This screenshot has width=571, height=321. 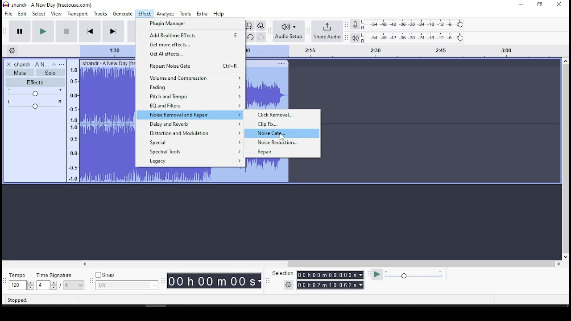 What do you see at coordinates (190, 114) in the screenshot?
I see `noise removal and repair` at bounding box center [190, 114].